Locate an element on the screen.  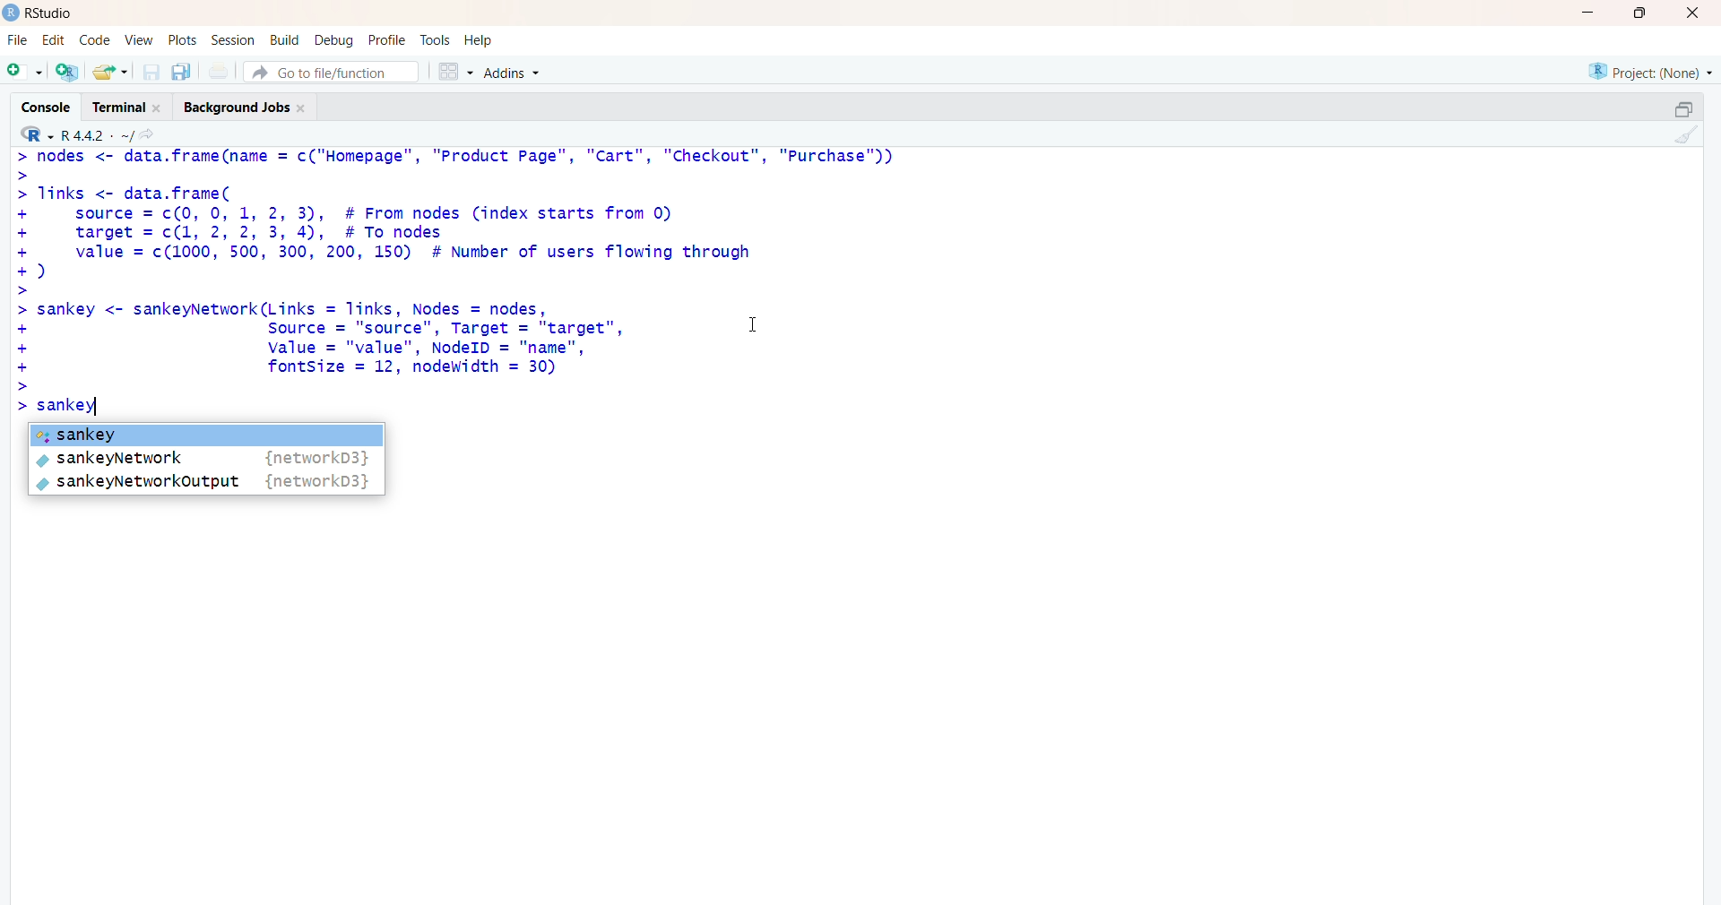
menu is located at coordinates (22, 73).